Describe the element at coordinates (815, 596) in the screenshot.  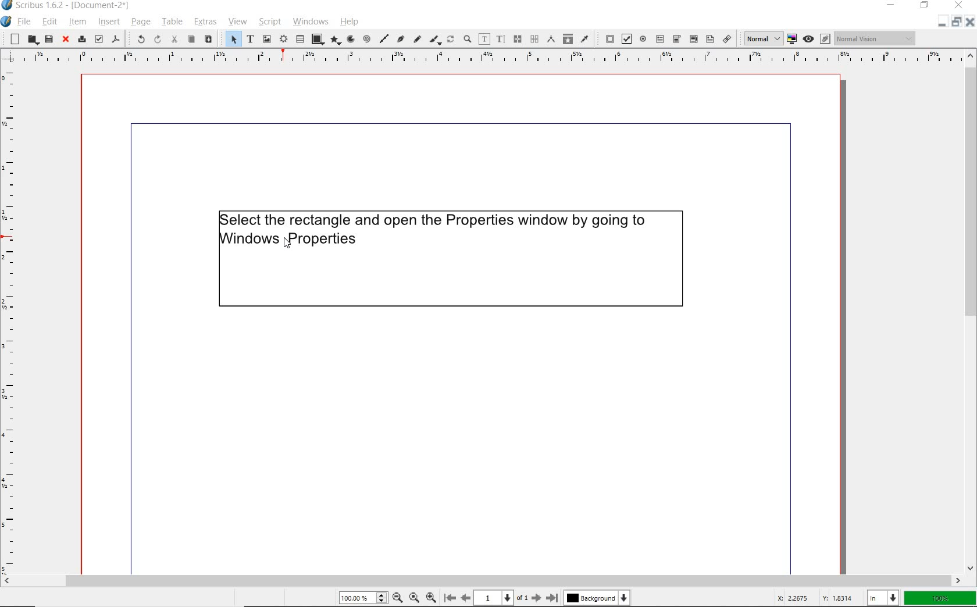
I see `X 22675 Y: 18314` at that location.